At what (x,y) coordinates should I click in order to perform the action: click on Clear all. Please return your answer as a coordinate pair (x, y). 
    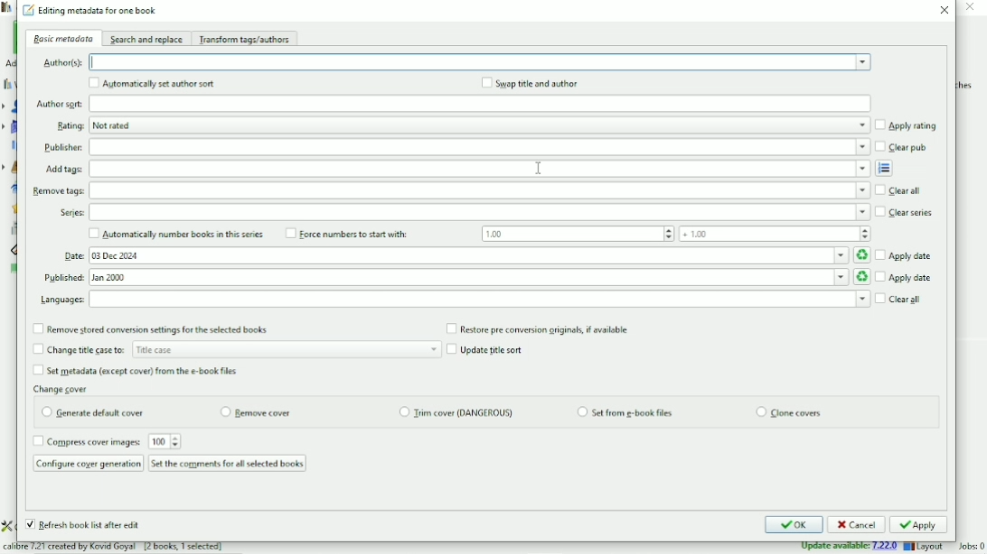
    Looking at the image, I should click on (901, 191).